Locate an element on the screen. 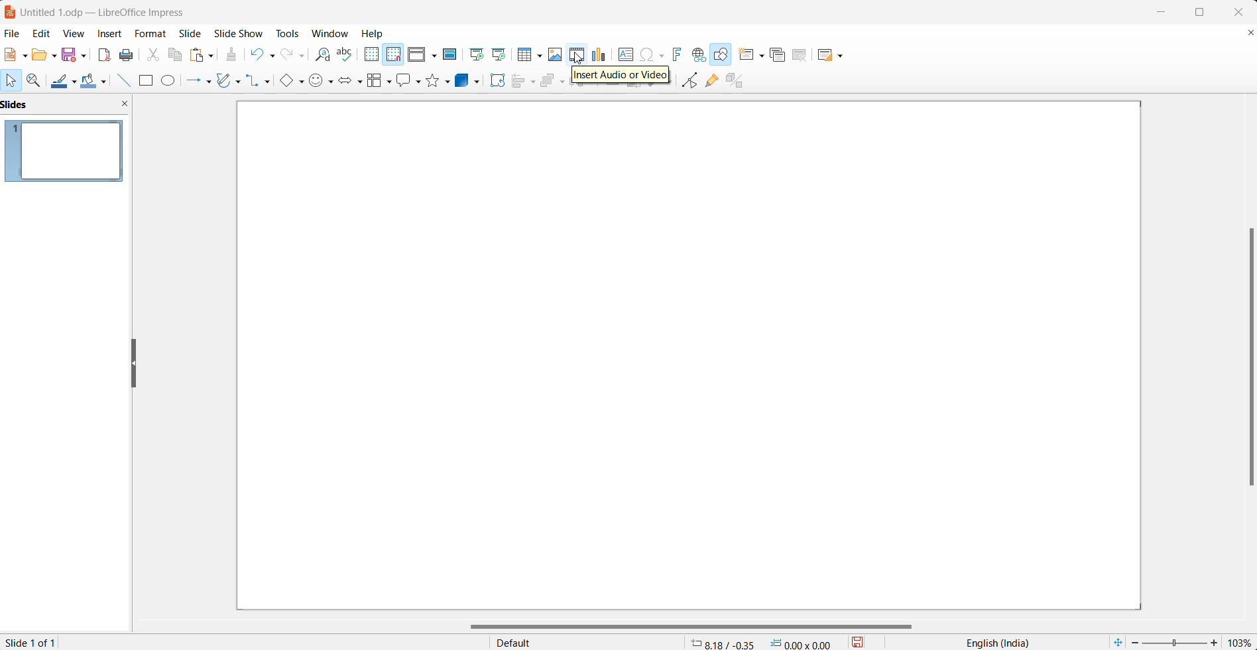 This screenshot has height=650, width=1257. align objects is located at coordinates (519, 84).